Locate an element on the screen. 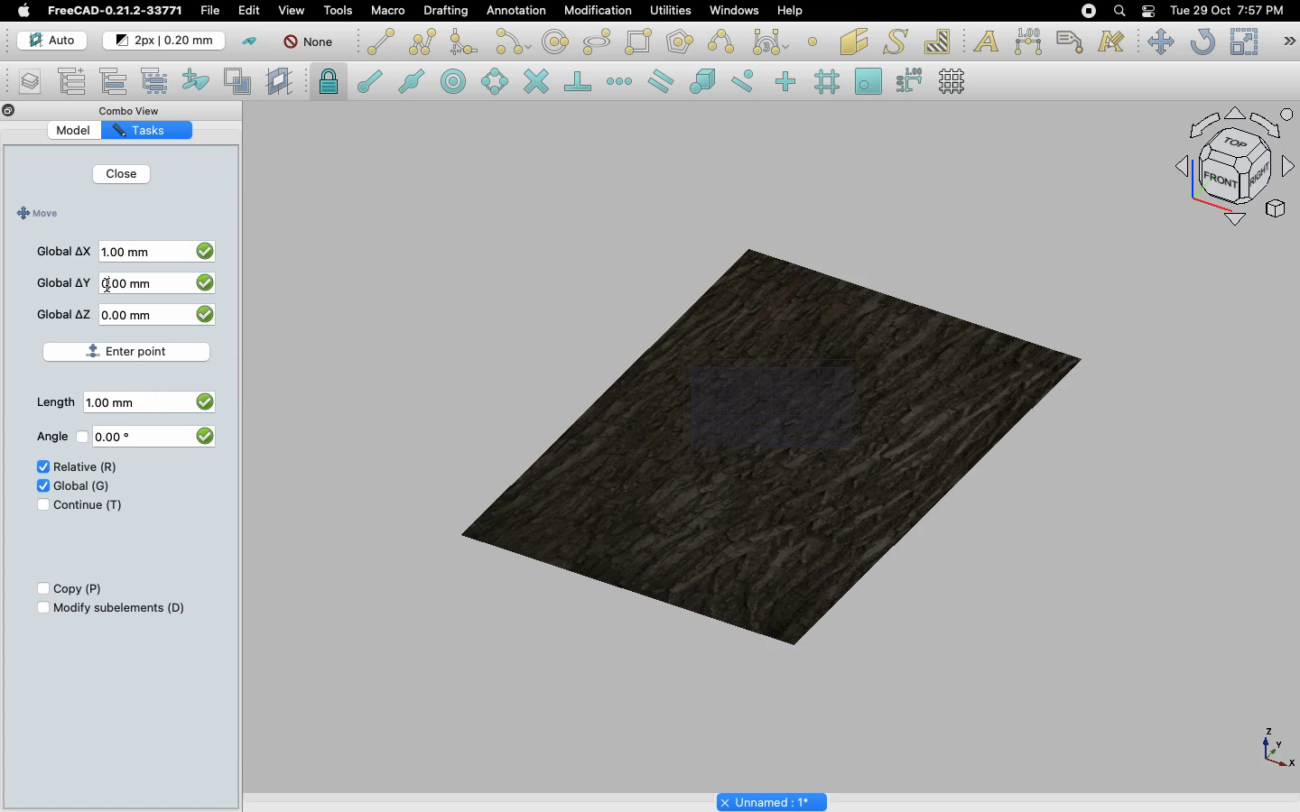 This screenshot has width=1300, height=812. Collapse is located at coordinates (26, 111).